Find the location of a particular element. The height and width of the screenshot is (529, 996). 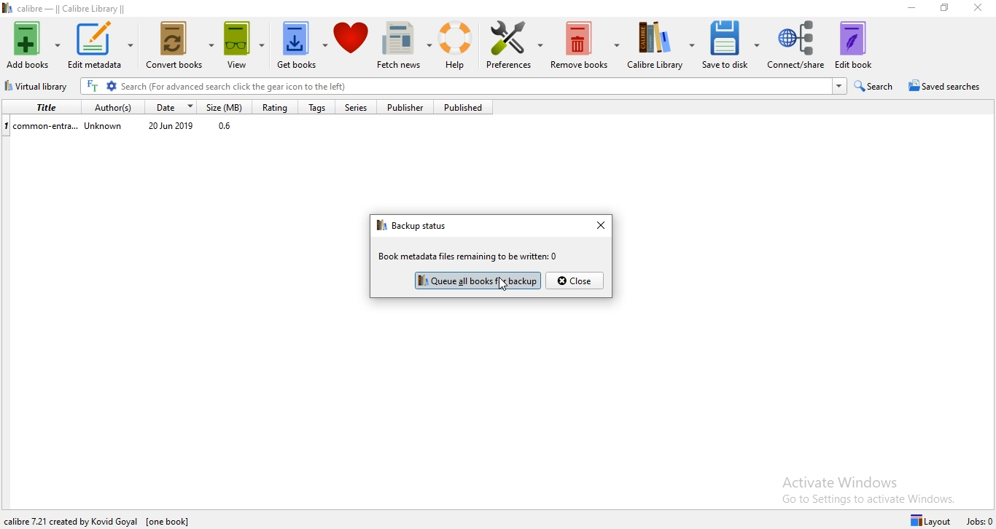

book metadata files remaining to be written: 0 is located at coordinates (469, 257).